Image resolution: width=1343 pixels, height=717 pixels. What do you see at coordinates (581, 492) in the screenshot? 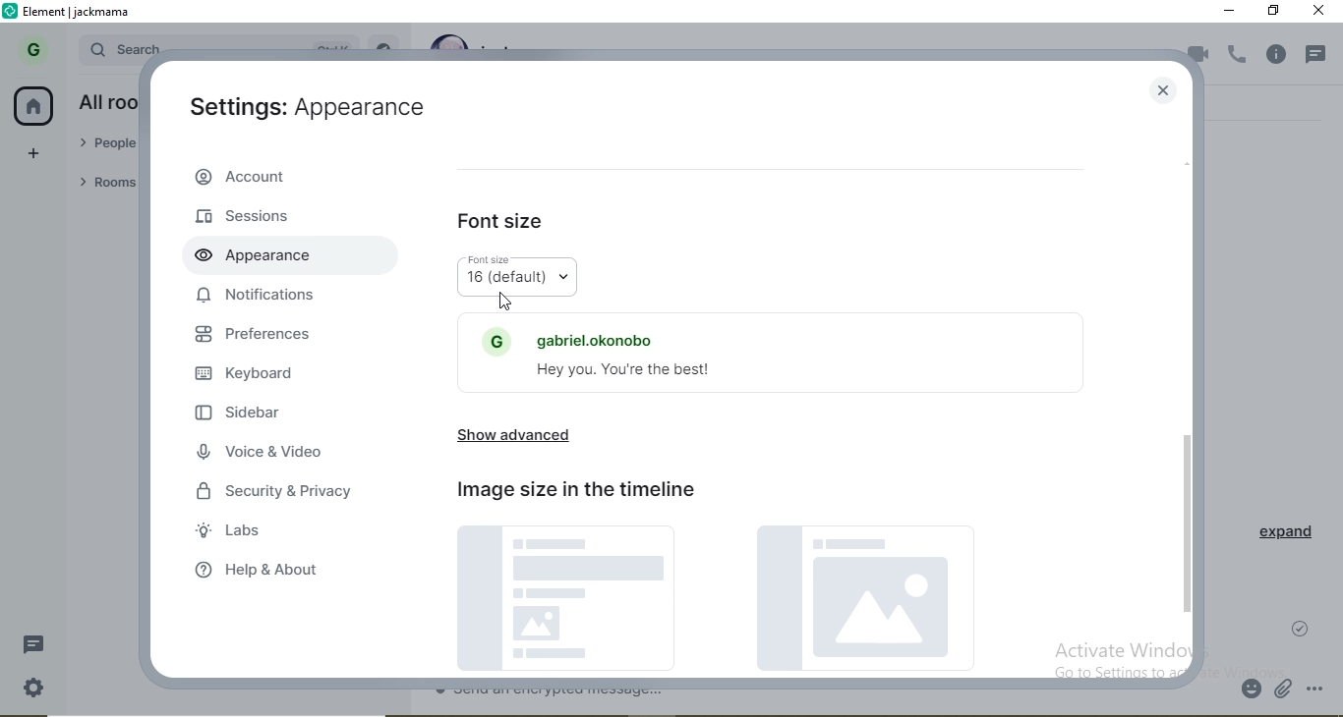
I see `image size in the timeline` at bounding box center [581, 492].